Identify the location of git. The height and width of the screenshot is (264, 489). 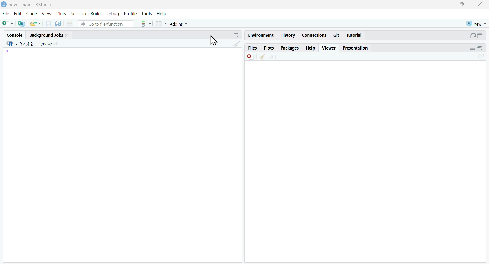
(337, 35).